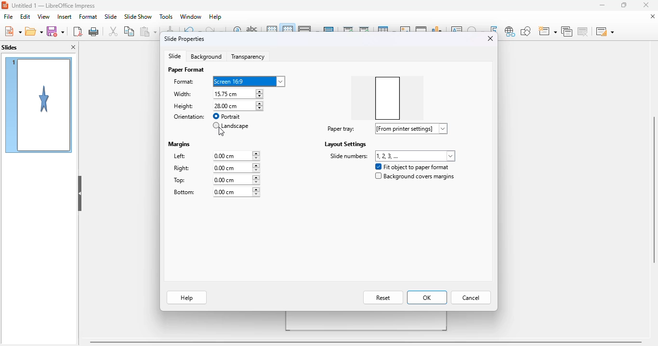 The height and width of the screenshot is (346, 658). What do you see at coordinates (226, 116) in the screenshot?
I see `portrait` at bounding box center [226, 116].